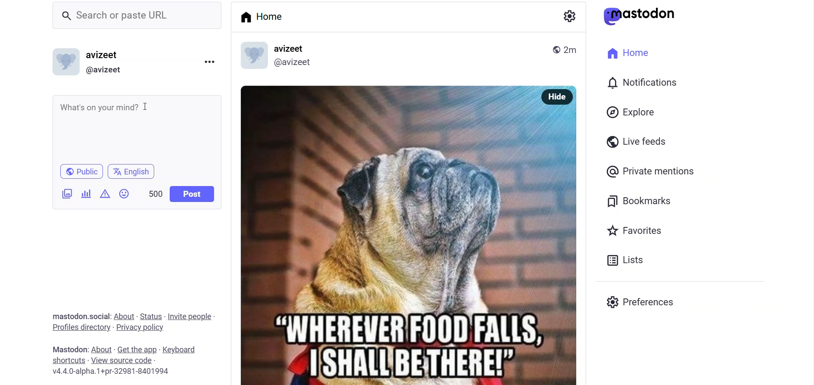 This screenshot has height=385, width=814. Describe the element at coordinates (630, 261) in the screenshot. I see `list` at that location.